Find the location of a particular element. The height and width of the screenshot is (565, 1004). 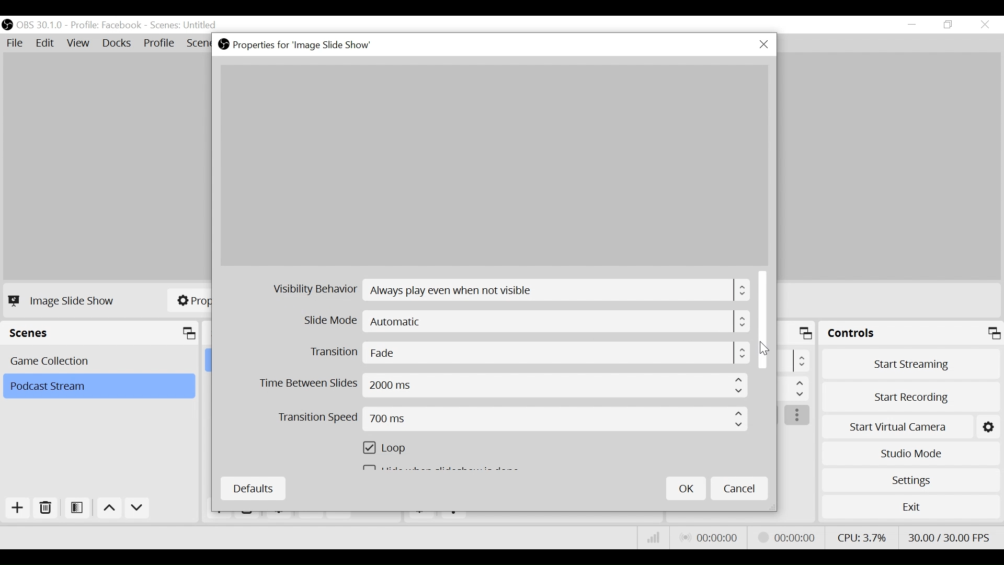

Edit is located at coordinates (46, 43).